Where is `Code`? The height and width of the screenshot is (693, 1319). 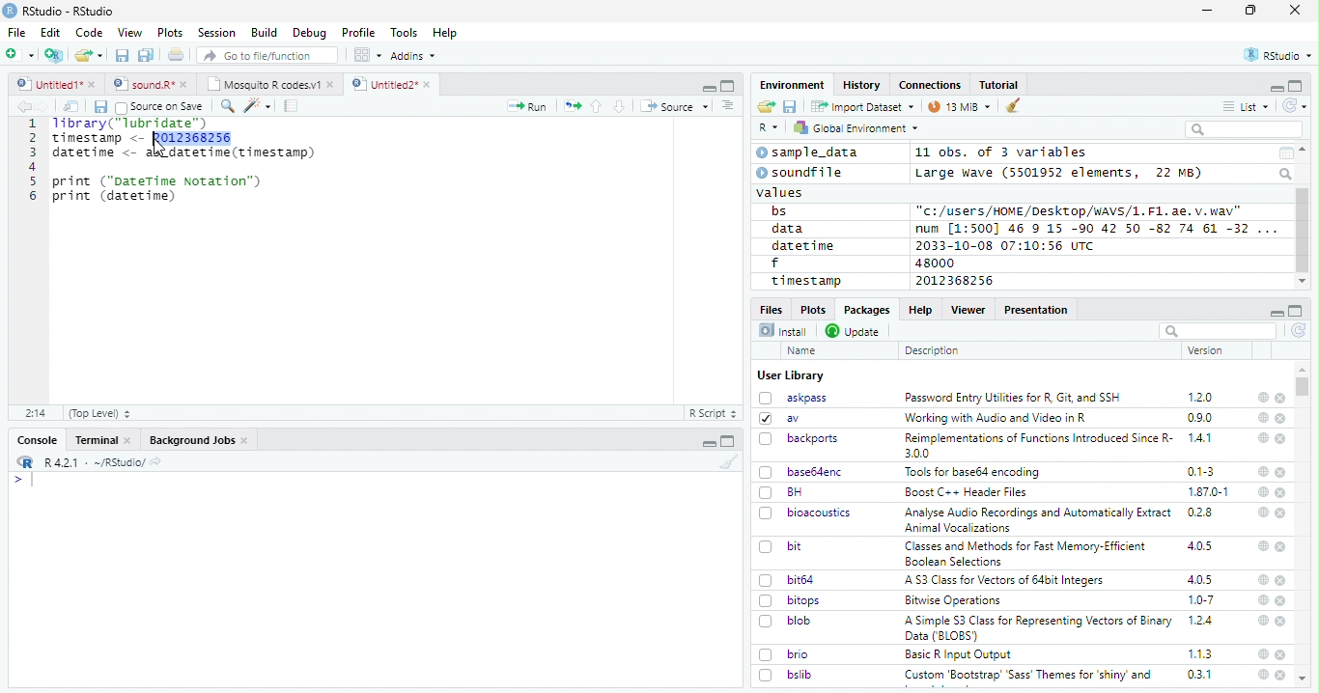
Code is located at coordinates (88, 33).